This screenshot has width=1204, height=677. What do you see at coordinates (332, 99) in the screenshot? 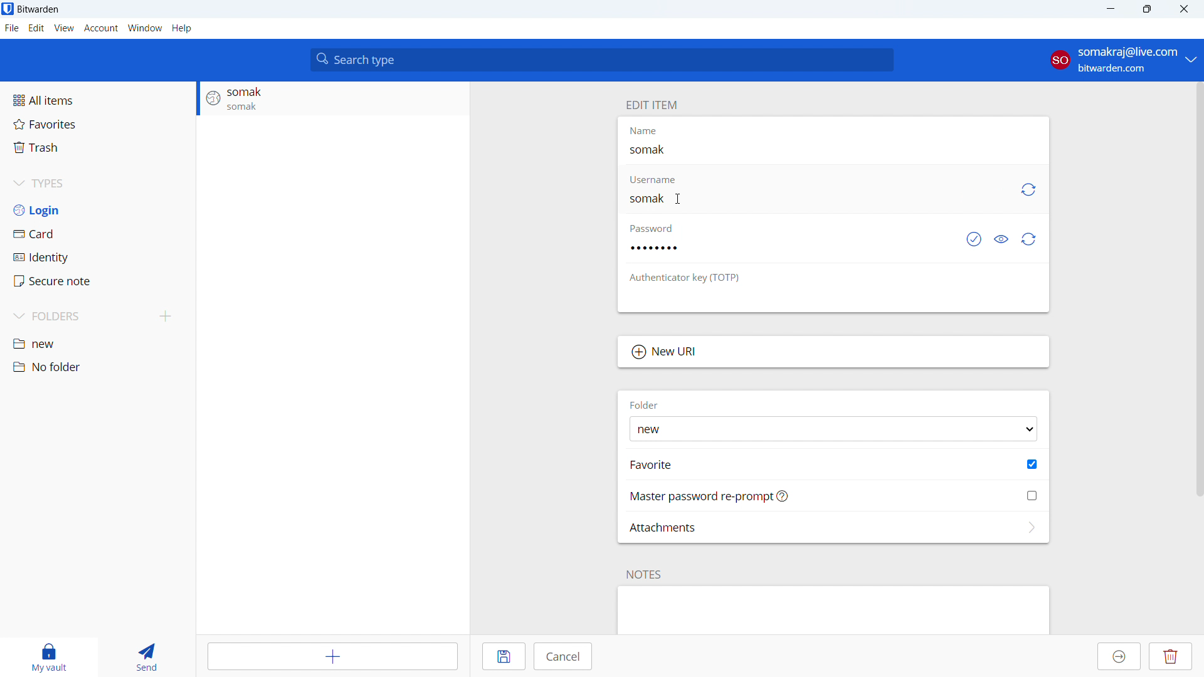
I see `login entry` at bounding box center [332, 99].